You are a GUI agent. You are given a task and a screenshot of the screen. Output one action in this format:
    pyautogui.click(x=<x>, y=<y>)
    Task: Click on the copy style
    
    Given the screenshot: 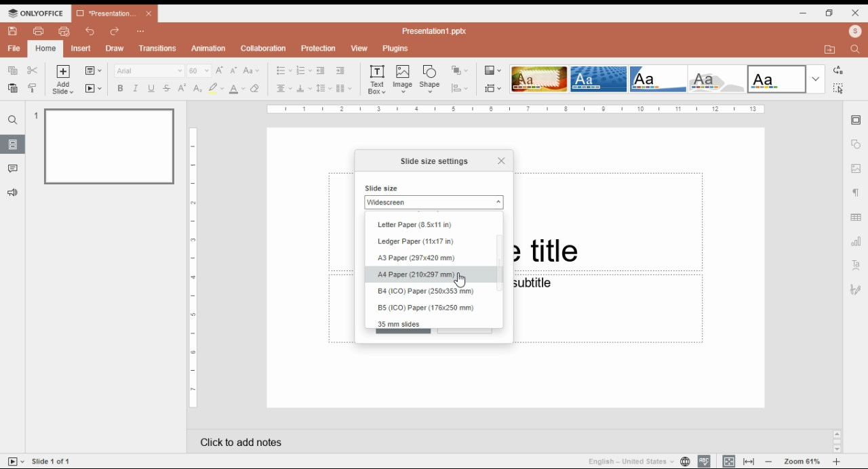 What is the action you would take?
    pyautogui.click(x=34, y=87)
    